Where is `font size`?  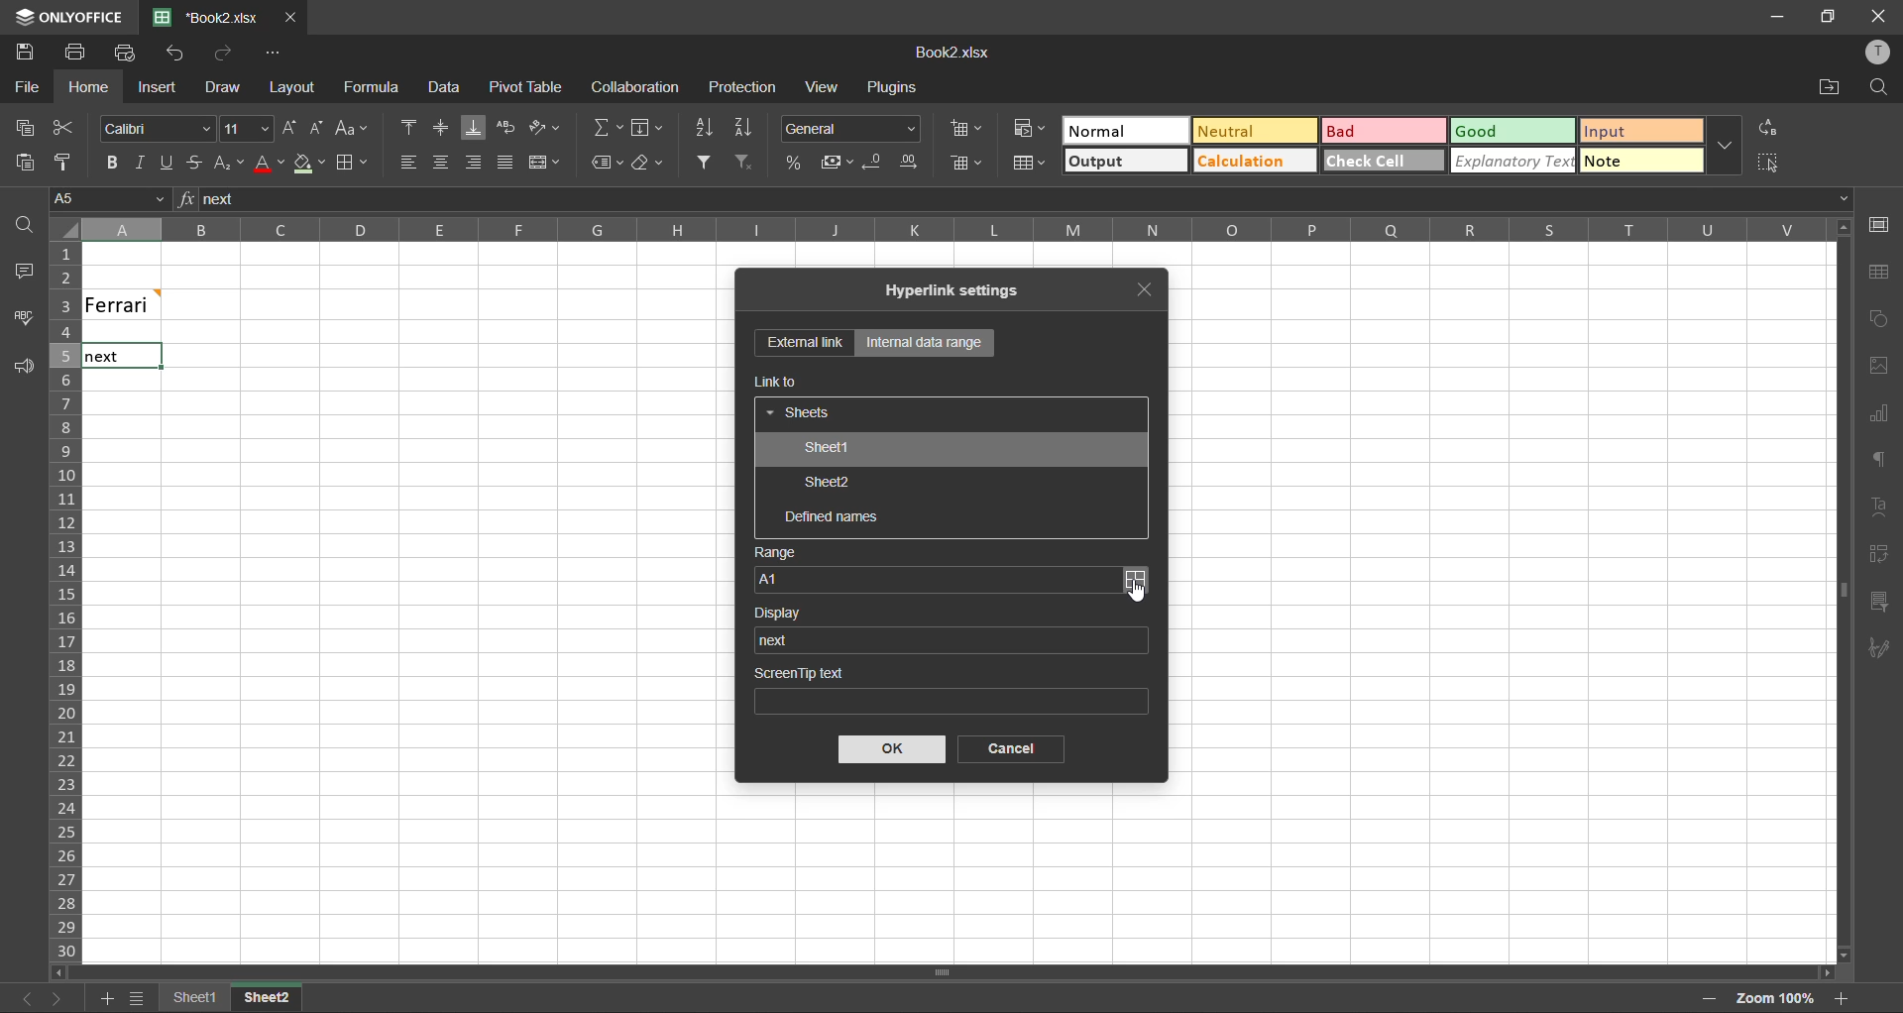 font size is located at coordinates (246, 127).